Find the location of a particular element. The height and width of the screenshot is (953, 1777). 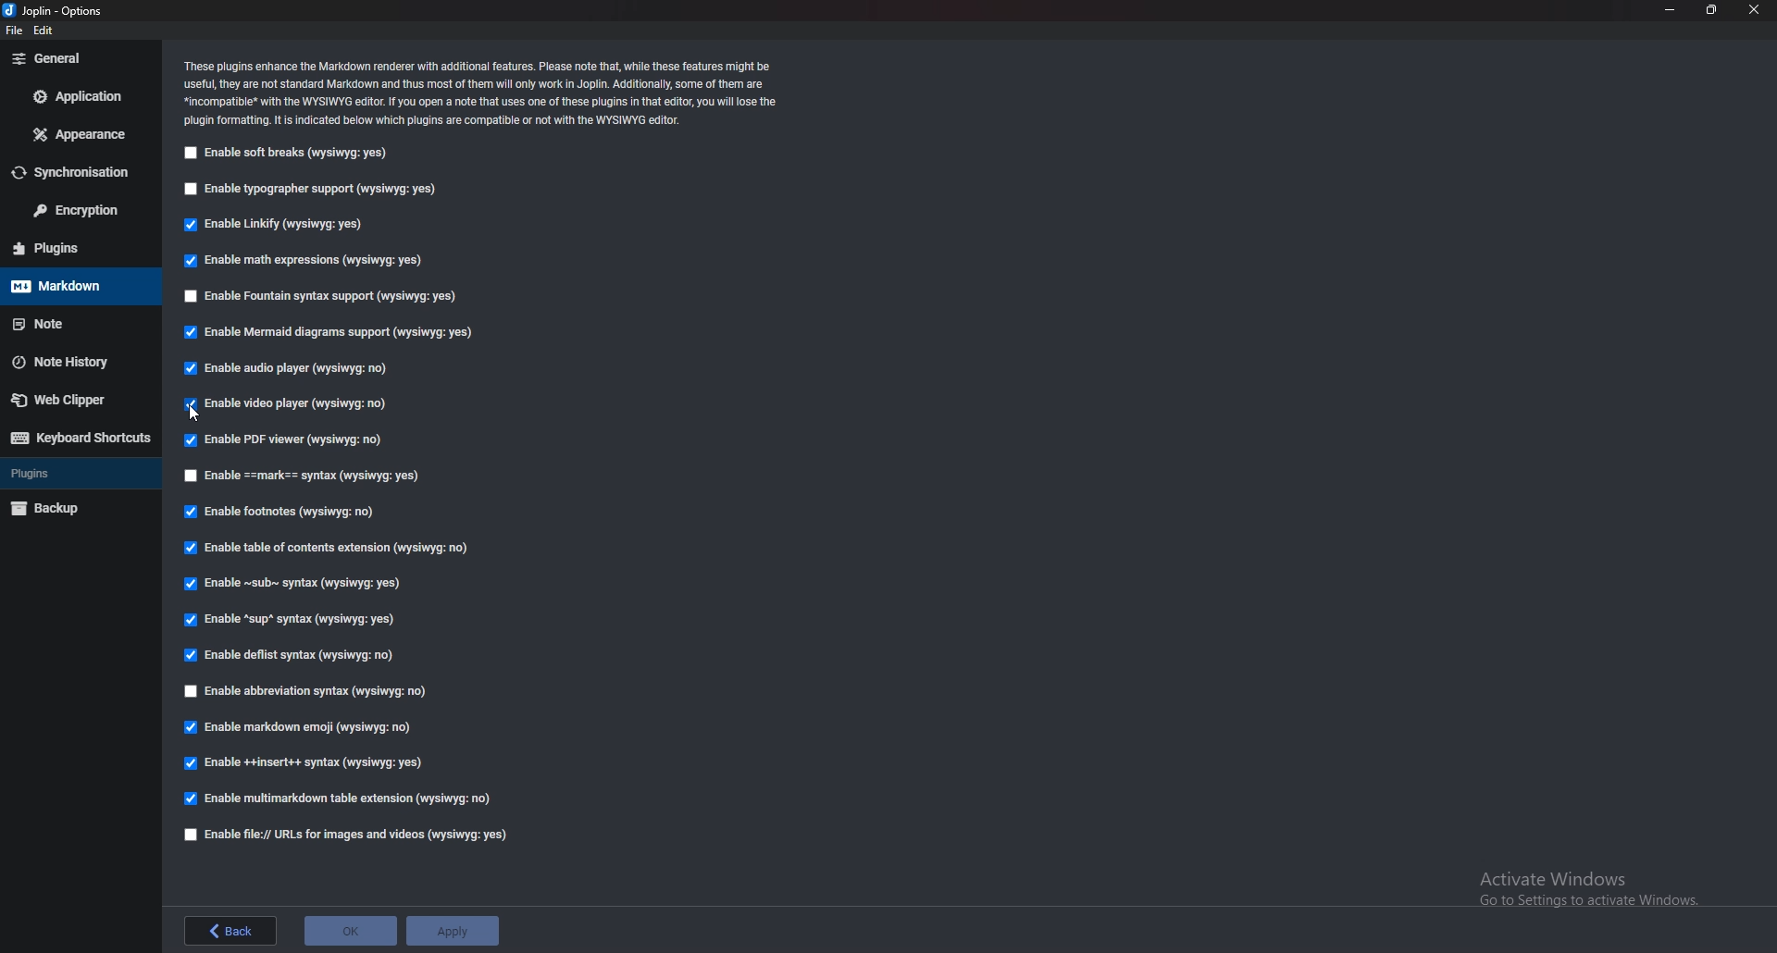

enable Deflist Syntax (wysiqyg:no) is located at coordinates (293, 656).